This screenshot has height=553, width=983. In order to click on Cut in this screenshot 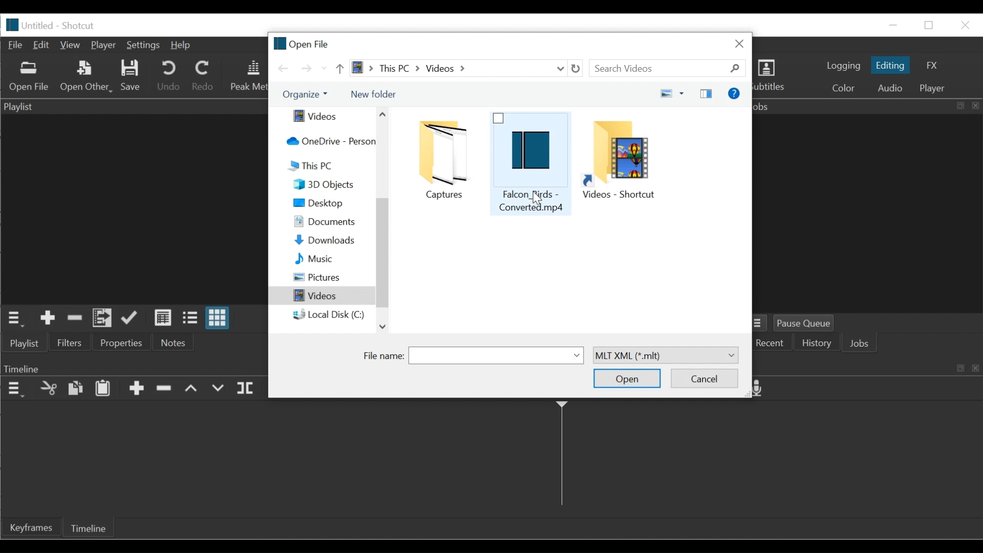, I will do `click(48, 389)`.